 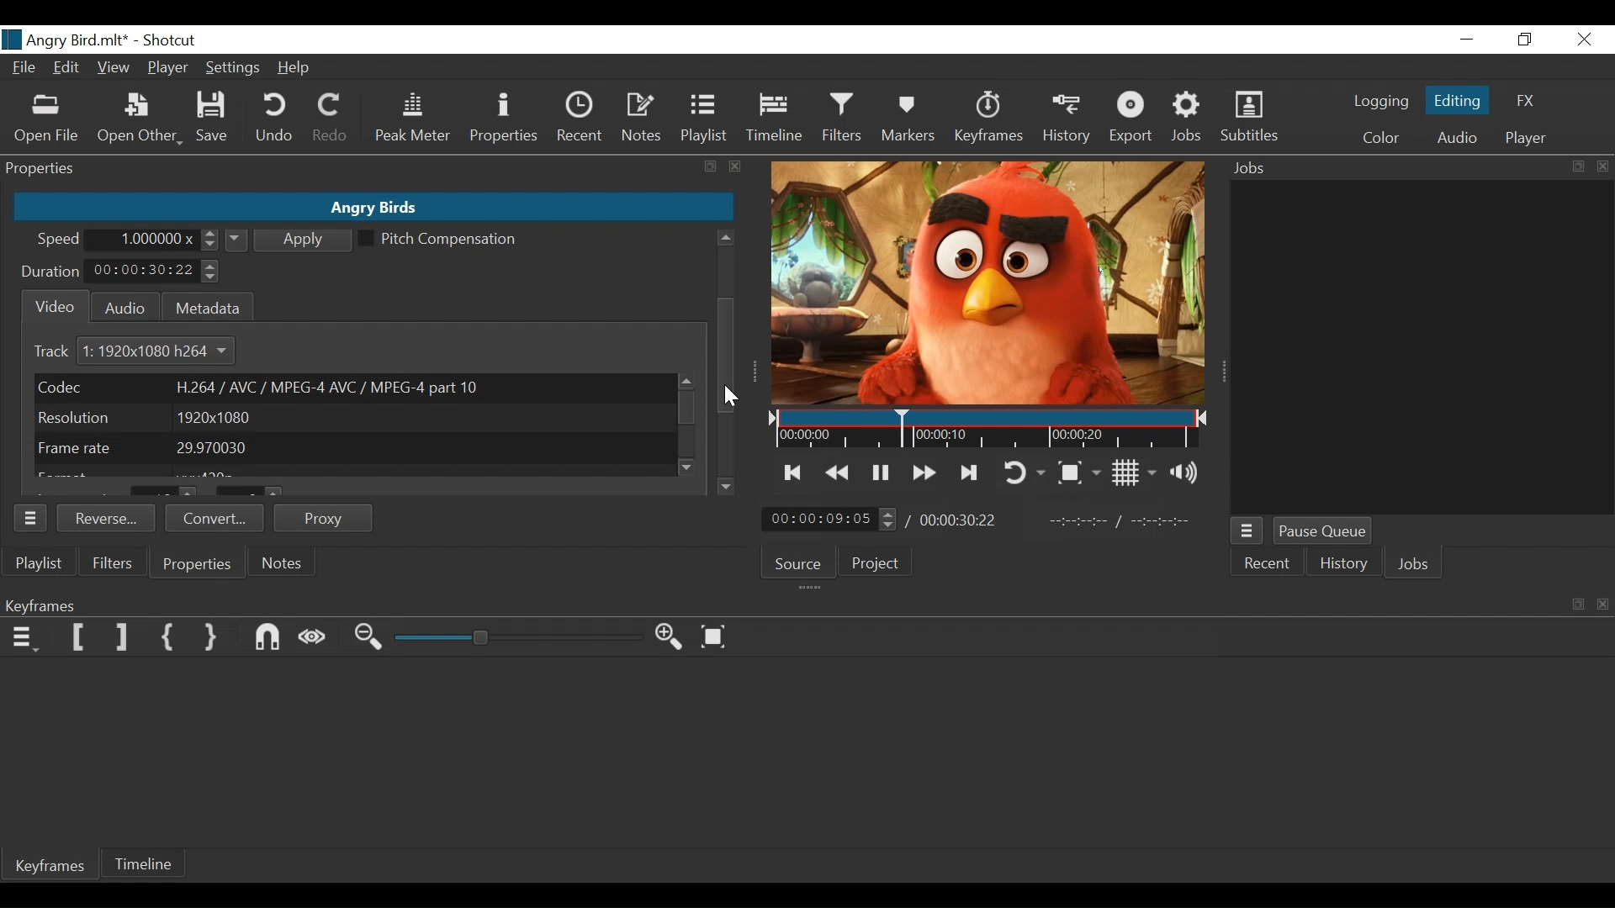 I want to click on Codec, so click(x=352, y=387).